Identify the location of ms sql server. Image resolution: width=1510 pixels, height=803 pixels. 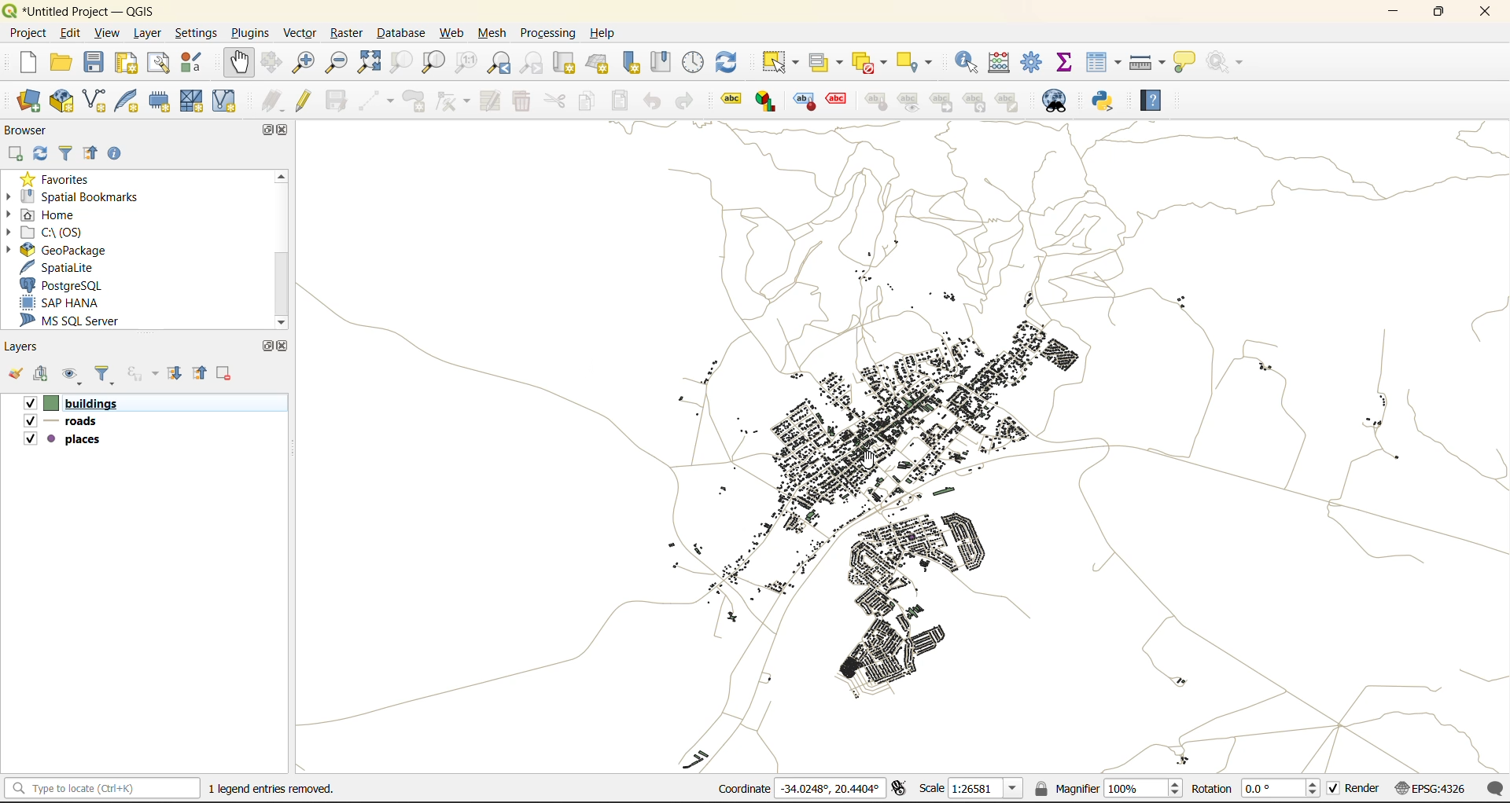
(78, 320).